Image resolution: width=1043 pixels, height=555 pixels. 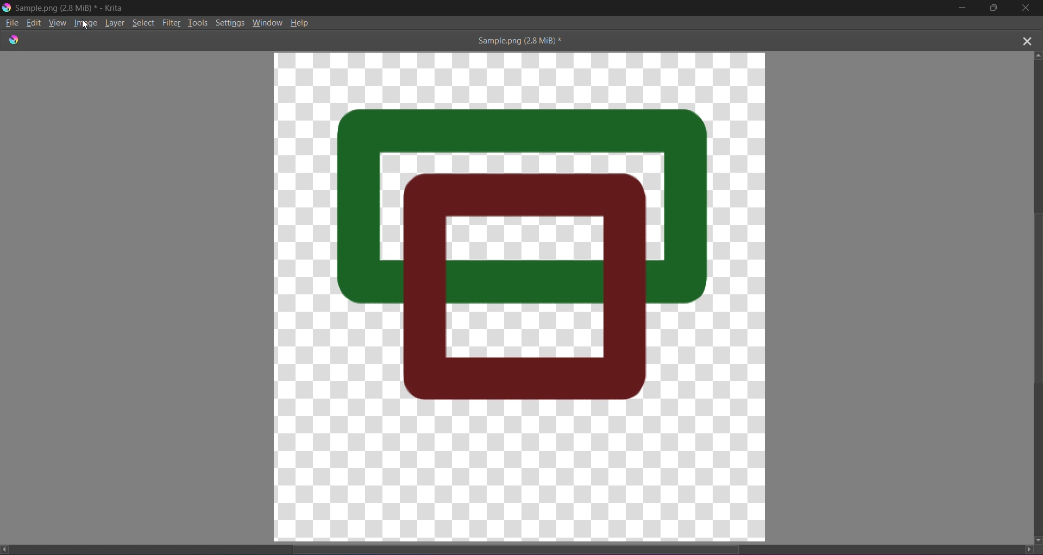 What do you see at coordinates (1031, 295) in the screenshot?
I see `Vertical Scroll bar` at bounding box center [1031, 295].